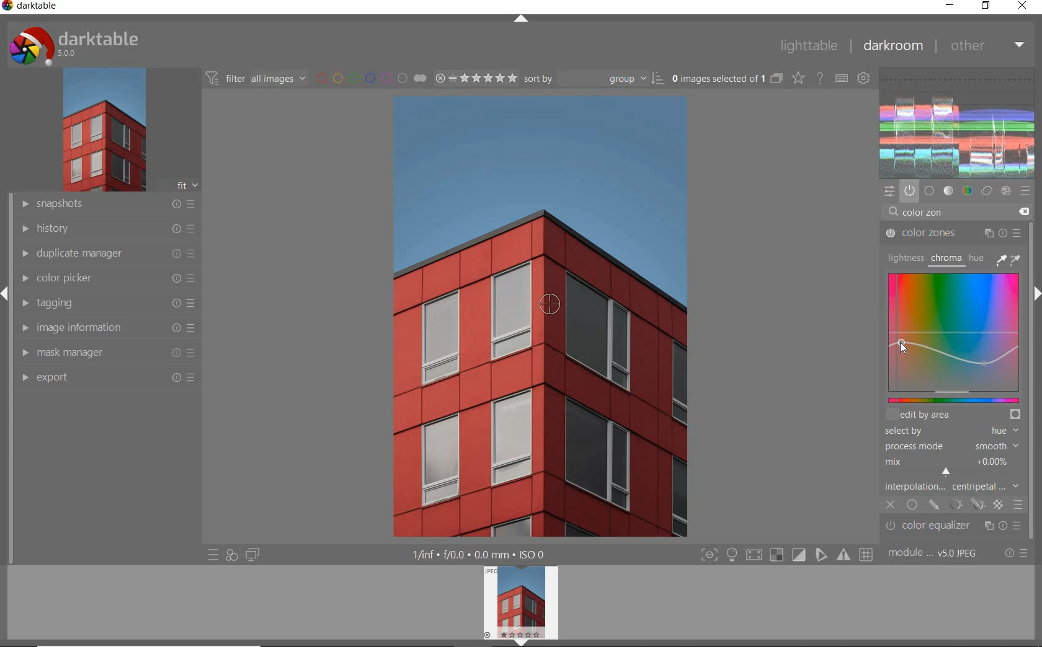 The width and height of the screenshot is (1042, 647). Describe the element at coordinates (252, 553) in the screenshot. I see `display a second darkroom image widow` at that location.